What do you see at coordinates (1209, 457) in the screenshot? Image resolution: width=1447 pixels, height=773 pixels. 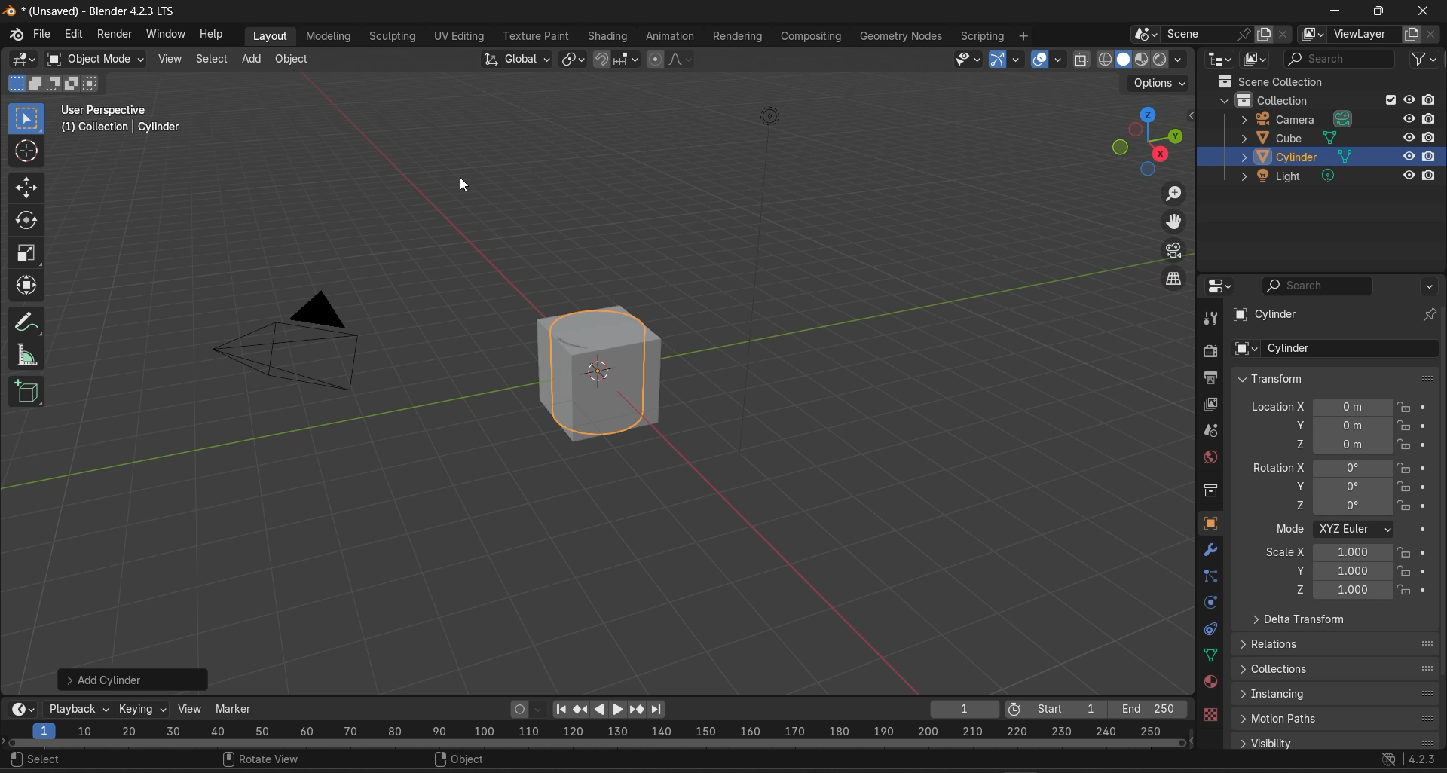 I see `world` at bounding box center [1209, 457].